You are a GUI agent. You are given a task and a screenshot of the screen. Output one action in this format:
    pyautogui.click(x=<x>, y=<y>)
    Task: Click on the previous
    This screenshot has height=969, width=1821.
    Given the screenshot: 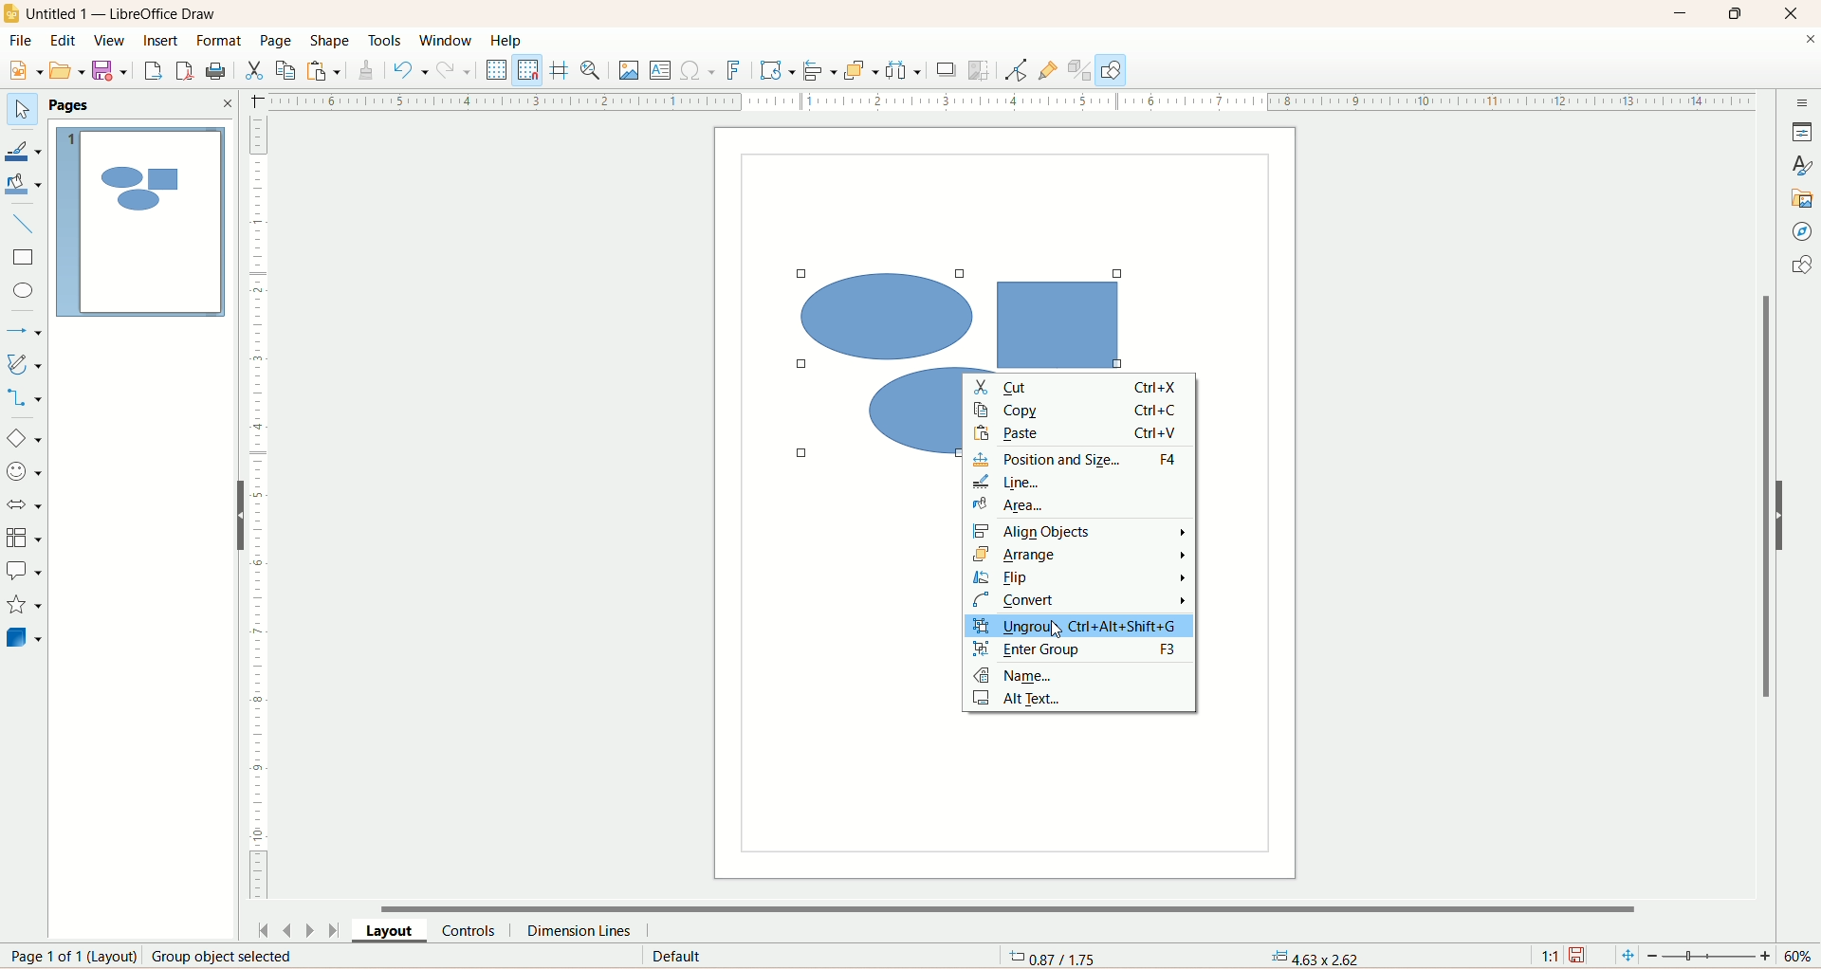 What is the action you would take?
    pyautogui.click(x=289, y=932)
    